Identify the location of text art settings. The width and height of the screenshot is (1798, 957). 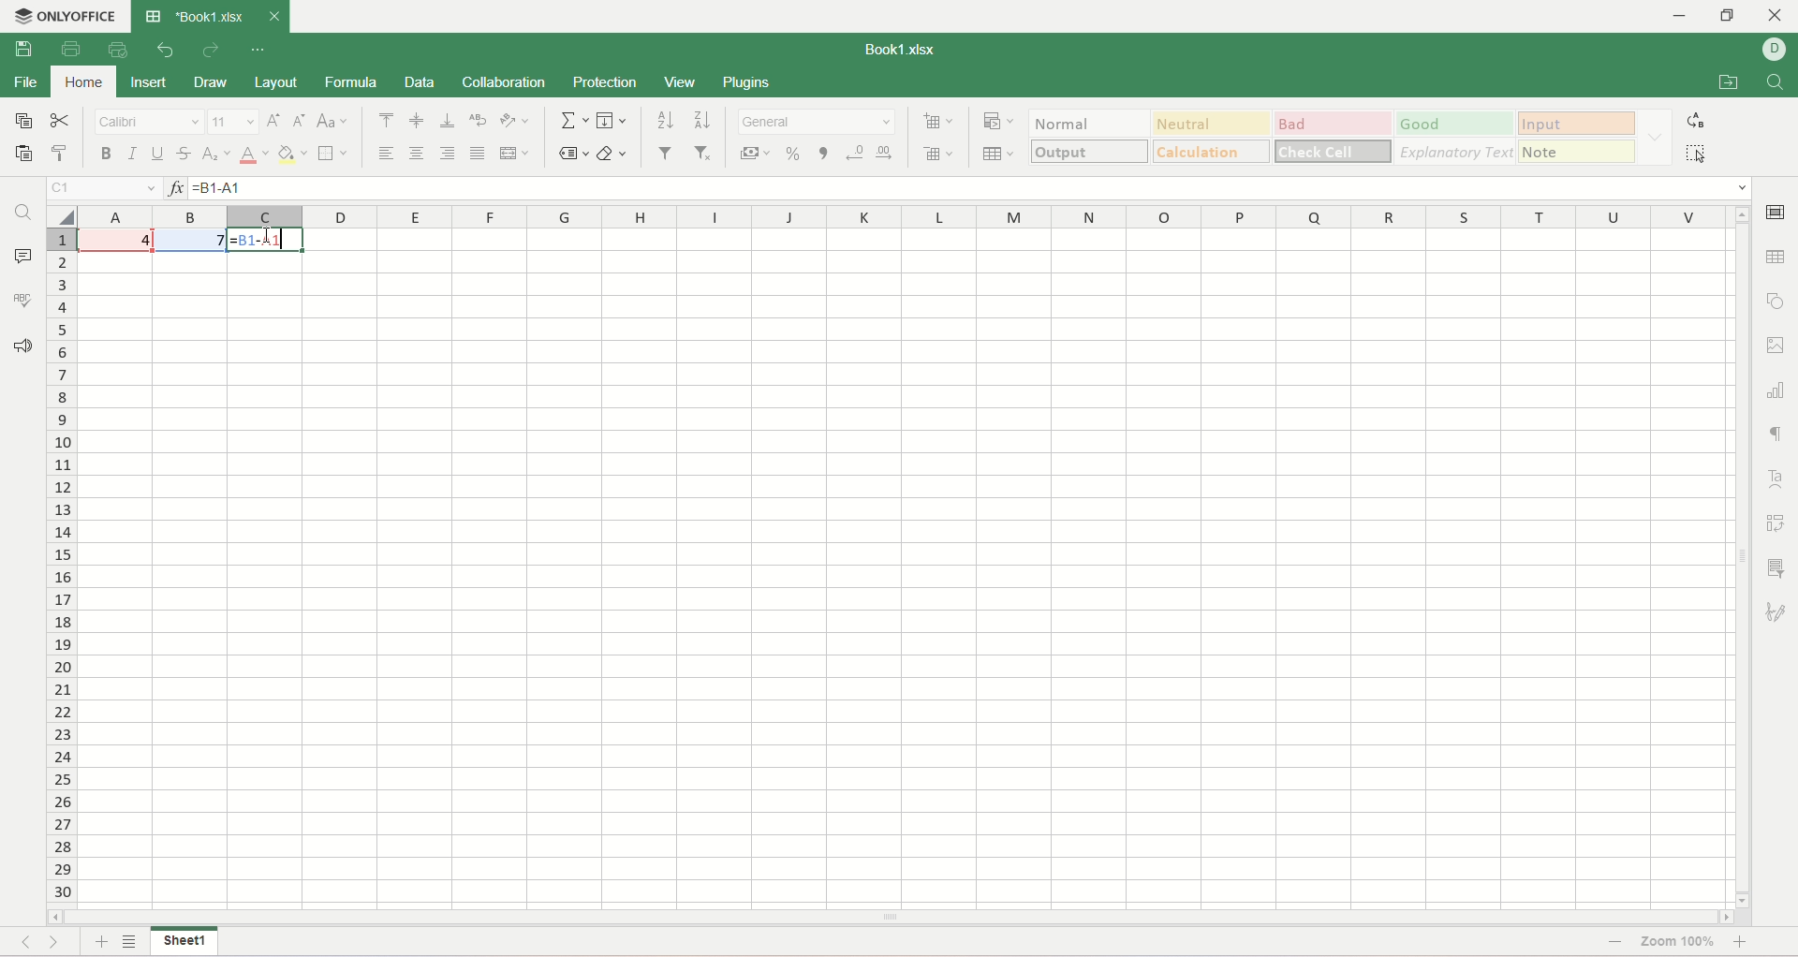
(1775, 479).